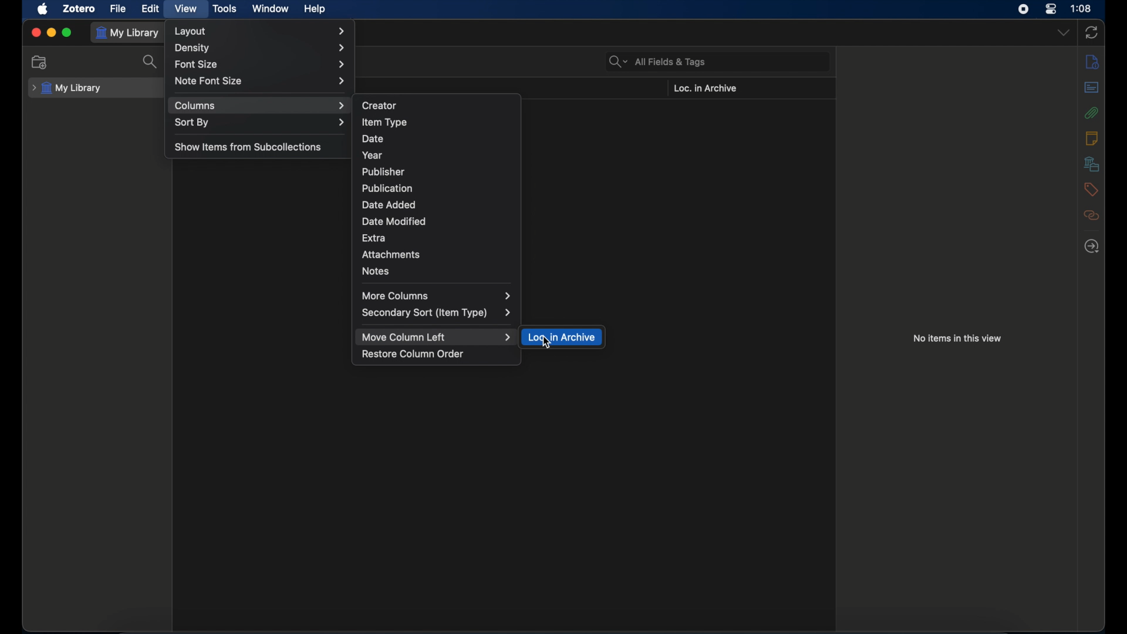 Image resolution: width=1127 pixels, height=634 pixels. Describe the element at coordinates (119, 9) in the screenshot. I see `file` at that location.